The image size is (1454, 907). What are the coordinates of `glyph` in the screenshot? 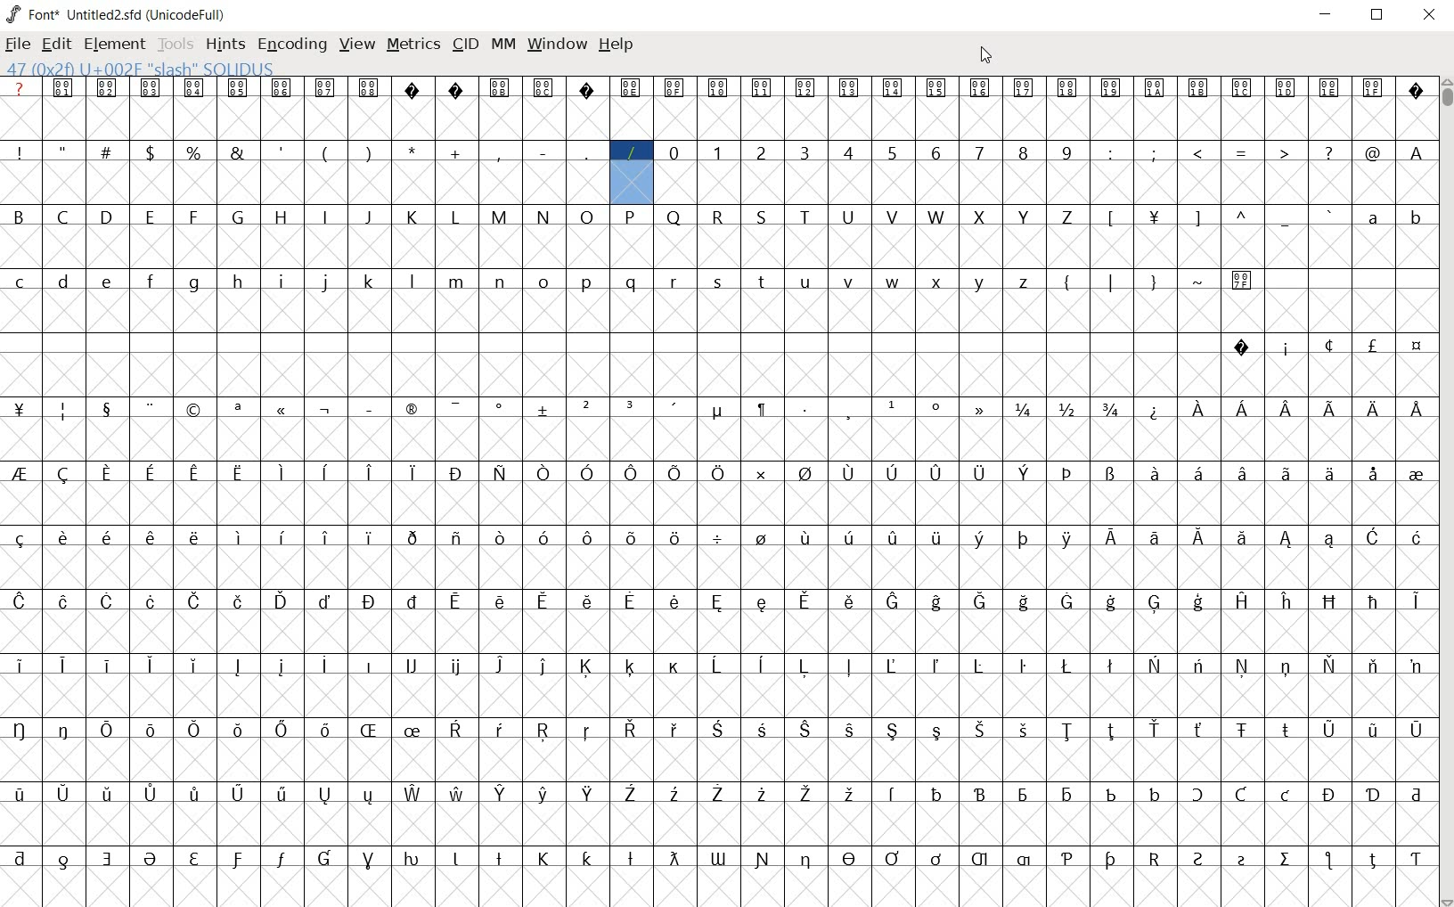 It's located at (936, 538).